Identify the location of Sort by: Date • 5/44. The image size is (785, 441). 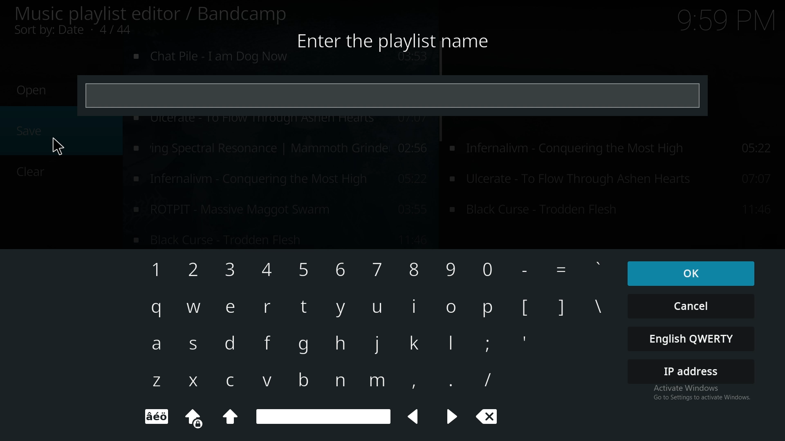
(87, 31).